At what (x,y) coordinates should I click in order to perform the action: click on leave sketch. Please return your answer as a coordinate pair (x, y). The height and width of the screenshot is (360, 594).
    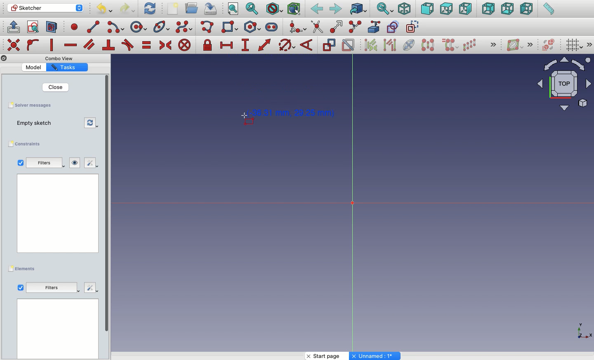
    Looking at the image, I should click on (13, 26).